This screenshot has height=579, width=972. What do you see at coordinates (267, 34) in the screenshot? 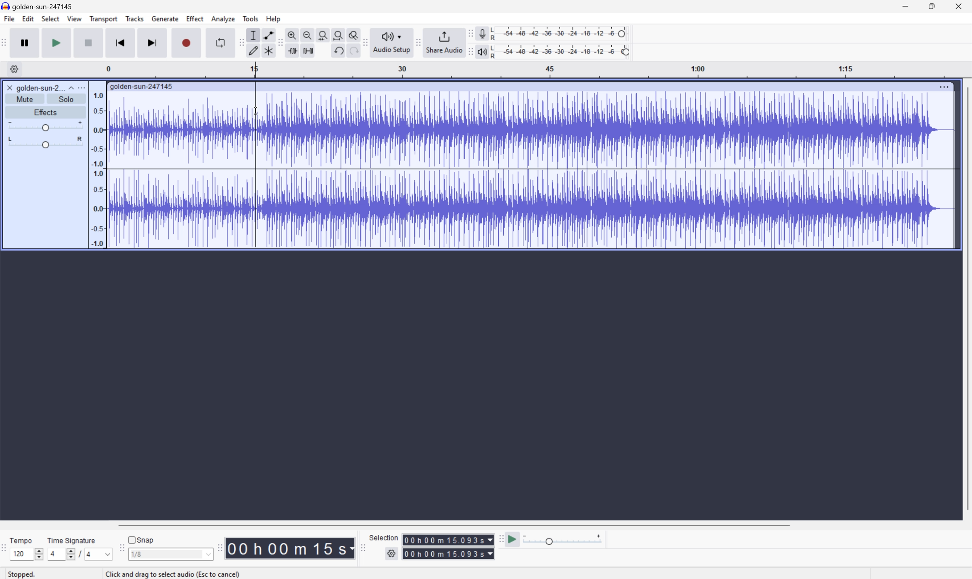
I see `Envelope tool` at bounding box center [267, 34].